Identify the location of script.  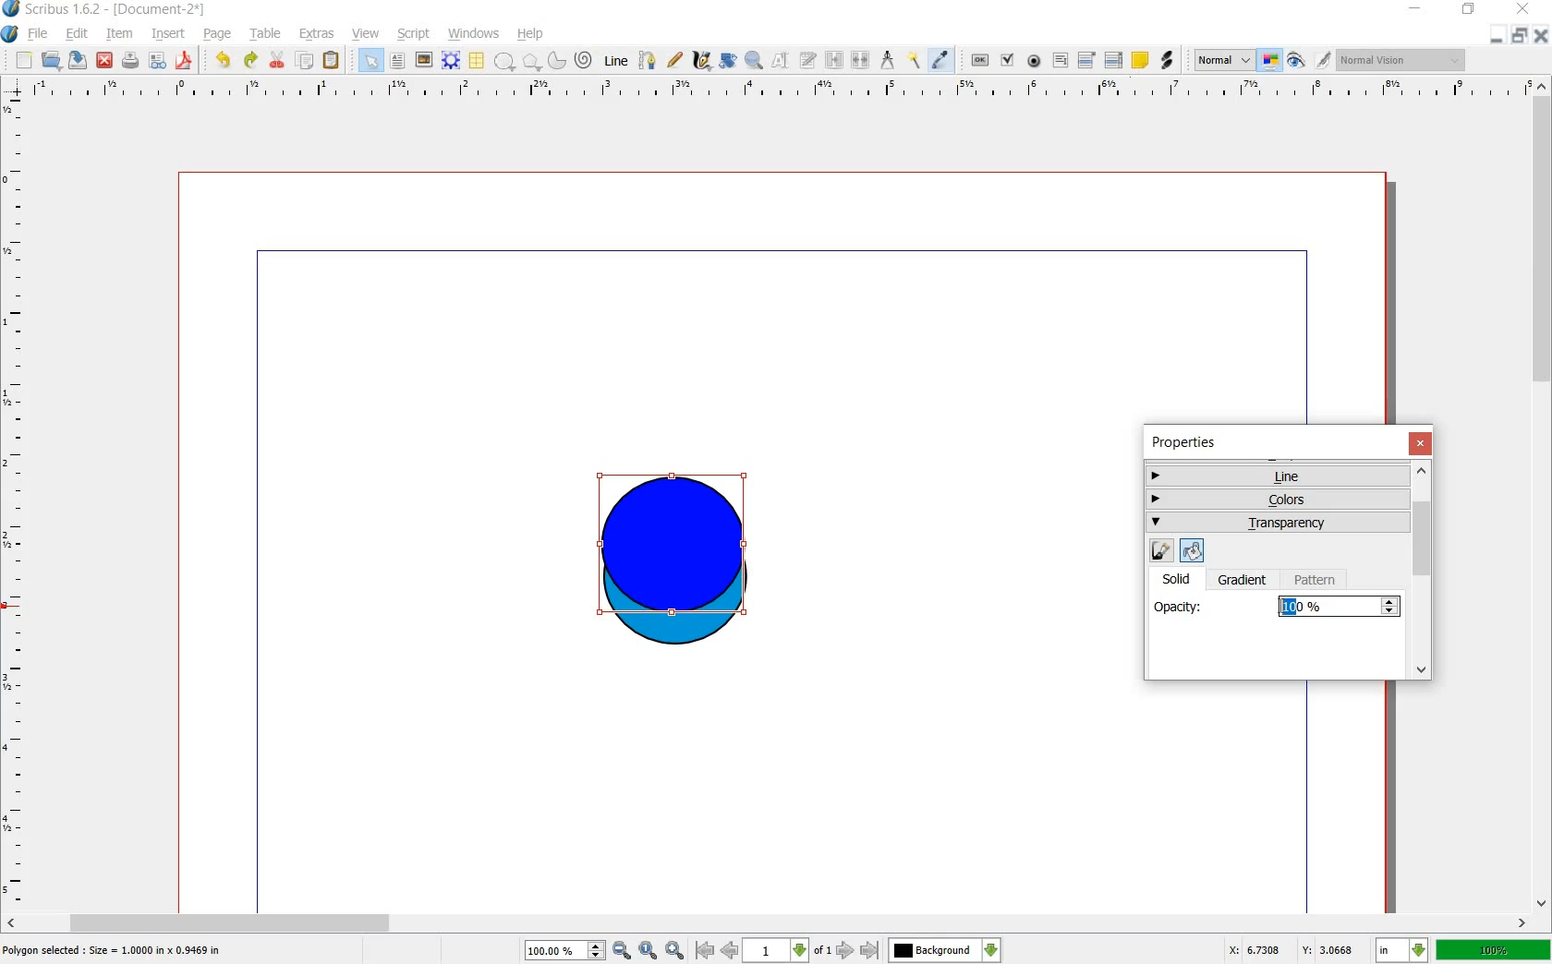
(414, 34).